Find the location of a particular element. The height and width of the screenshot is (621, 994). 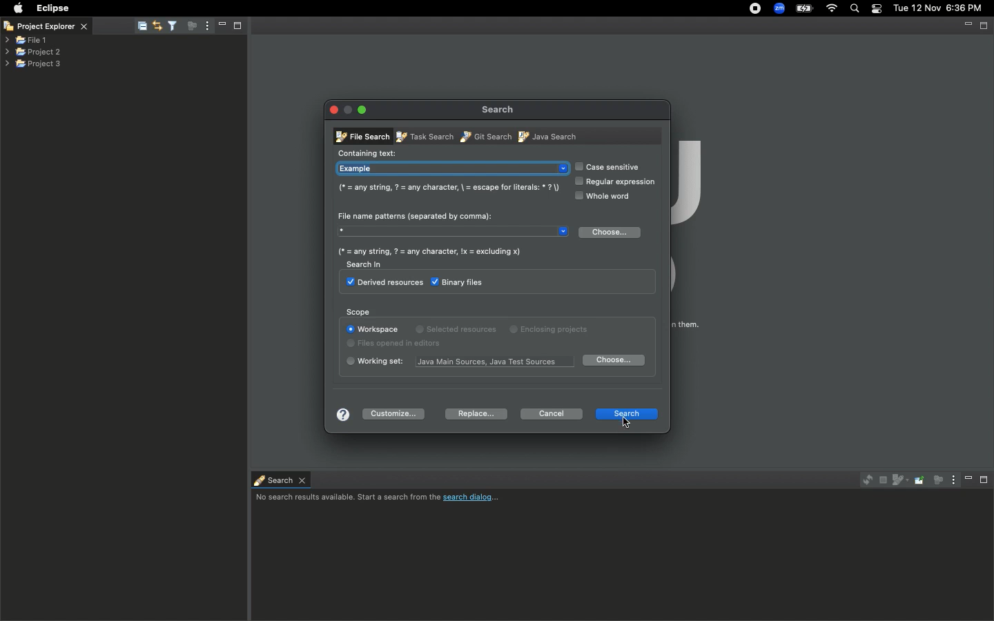

Minimize is located at coordinates (965, 480).